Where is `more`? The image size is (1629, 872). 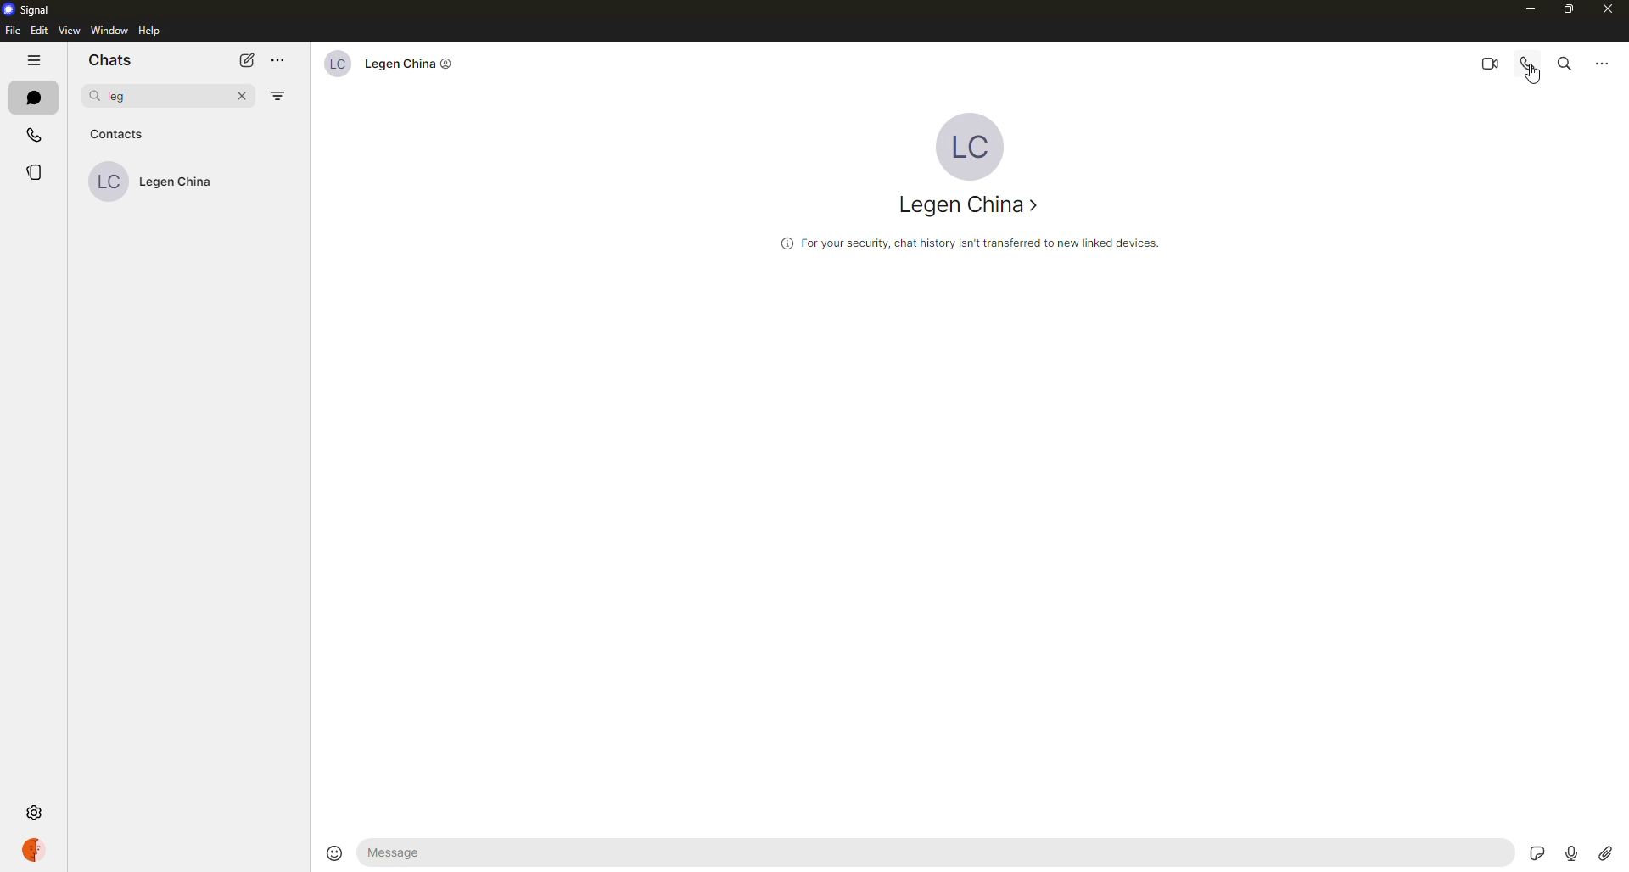
more is located at coordinates (280, 60).